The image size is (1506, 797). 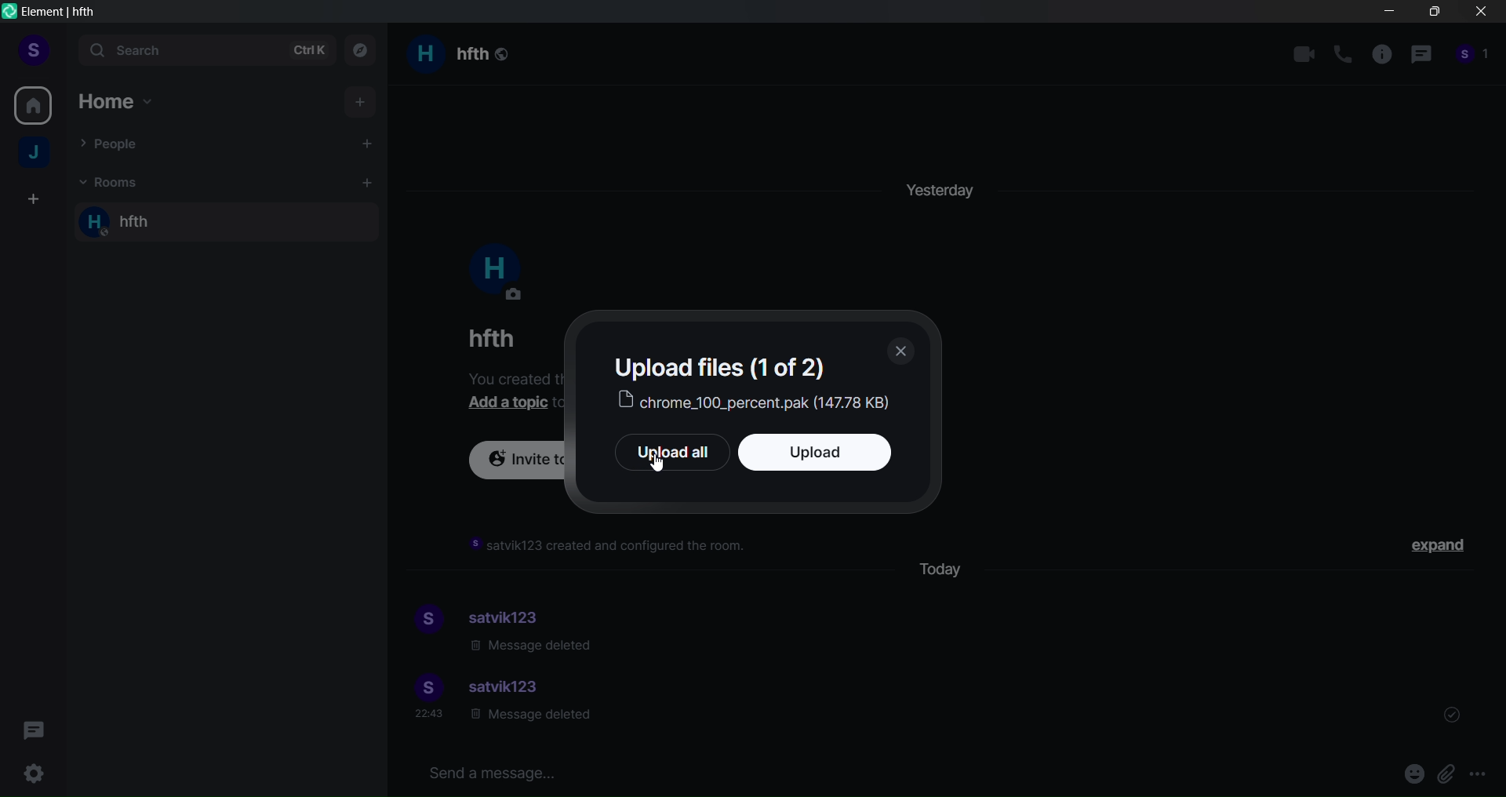 I want to click on message deleted, so click(x=529, y=719).